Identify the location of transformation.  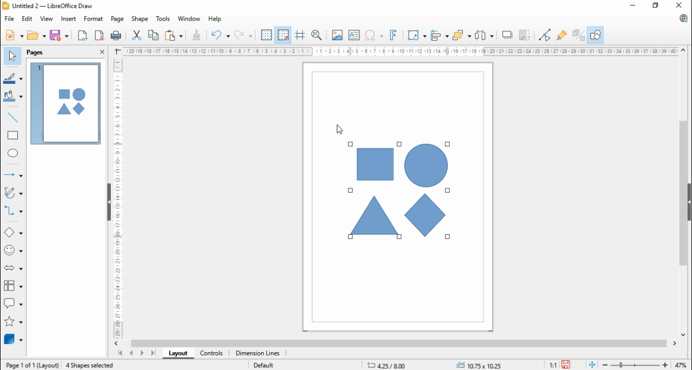
(417, 35).